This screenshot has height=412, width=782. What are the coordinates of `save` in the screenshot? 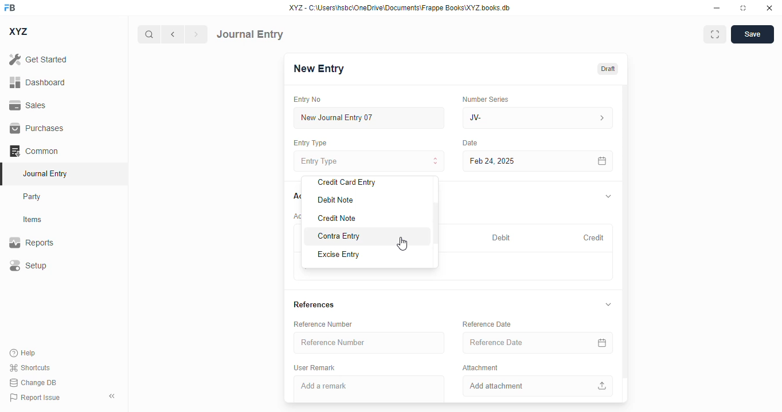 It's located at (752, 34).